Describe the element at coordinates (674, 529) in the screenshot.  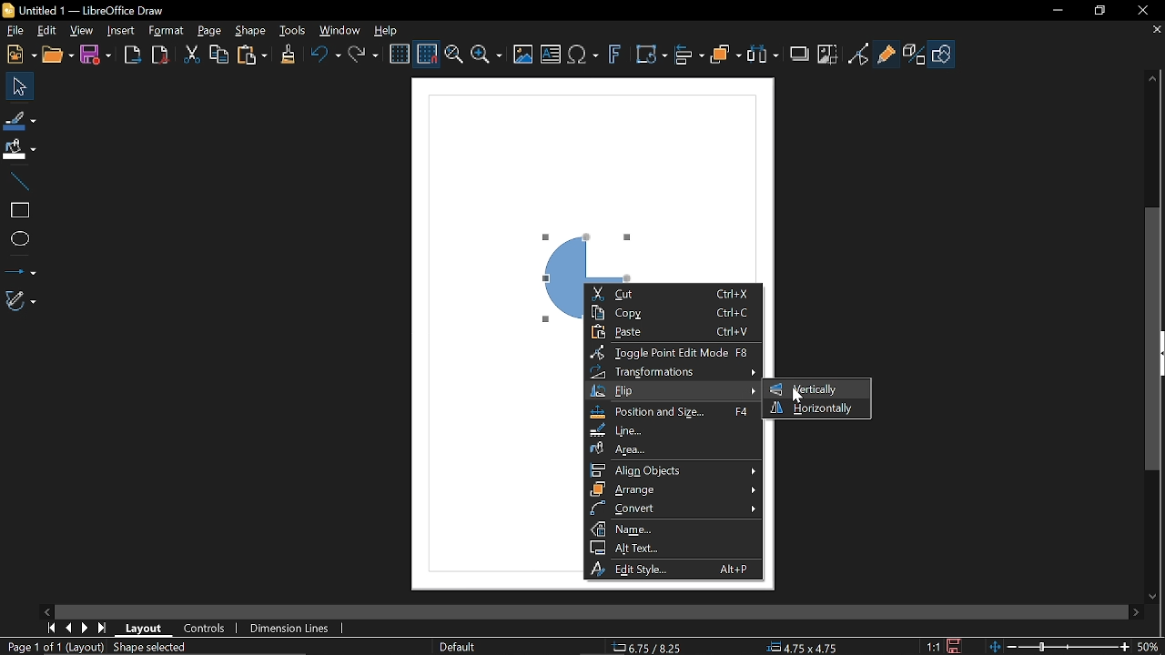
I see `Name` at that location.